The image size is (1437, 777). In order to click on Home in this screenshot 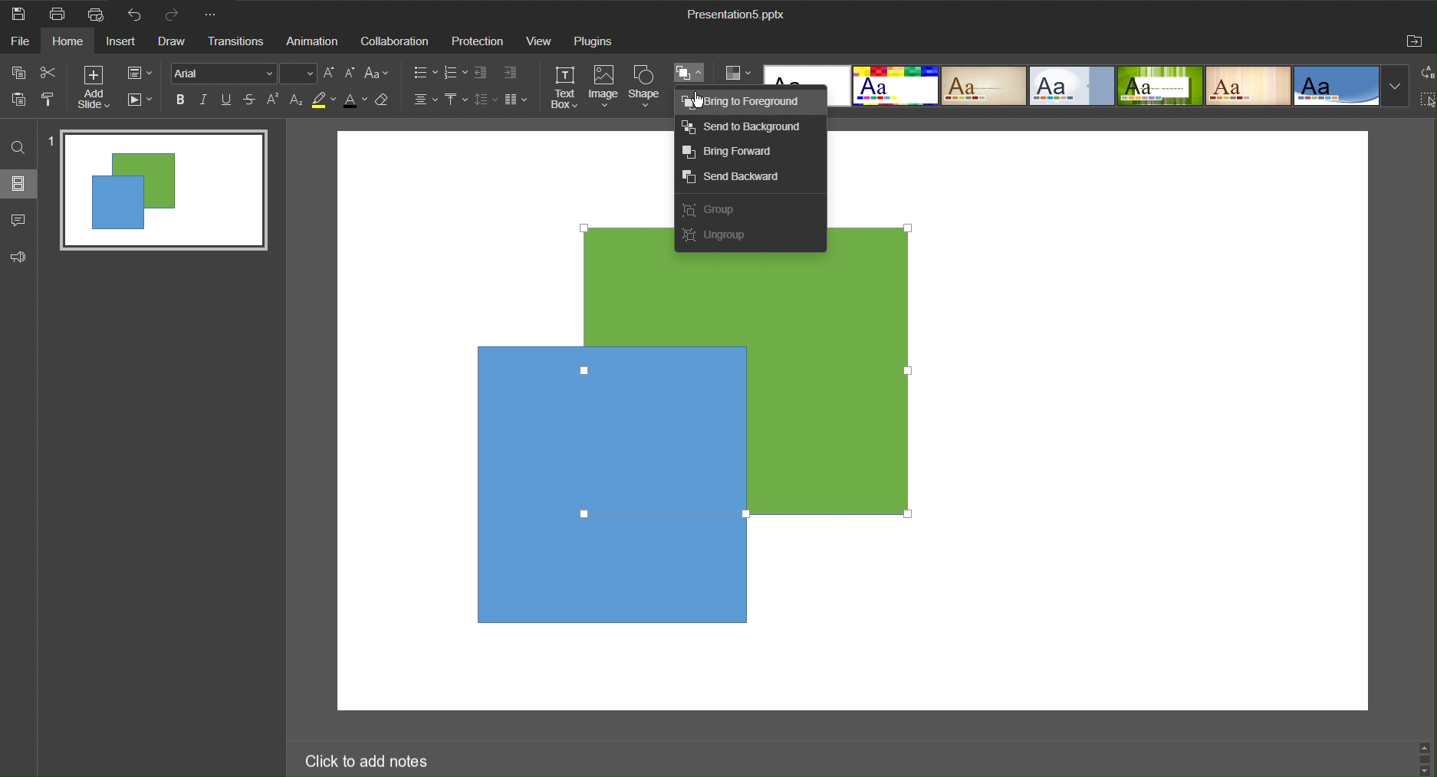, I will do `click(71, 41)`.